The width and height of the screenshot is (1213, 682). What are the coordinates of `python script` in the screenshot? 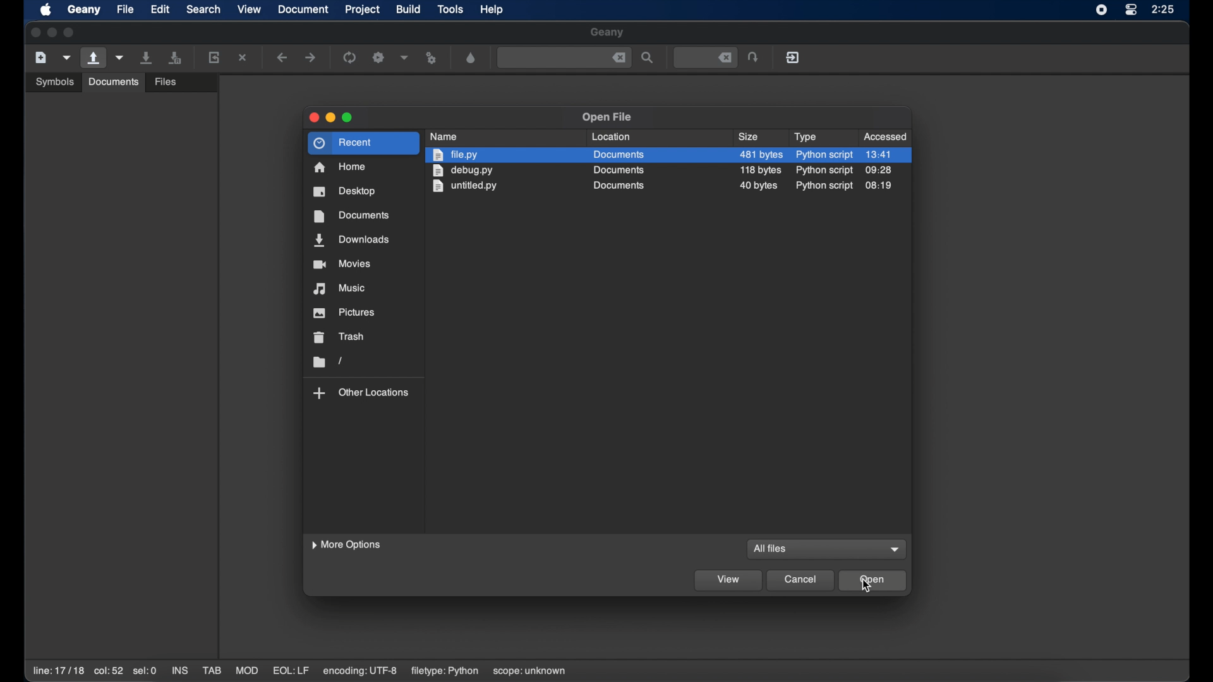 It's located at (824, 170).